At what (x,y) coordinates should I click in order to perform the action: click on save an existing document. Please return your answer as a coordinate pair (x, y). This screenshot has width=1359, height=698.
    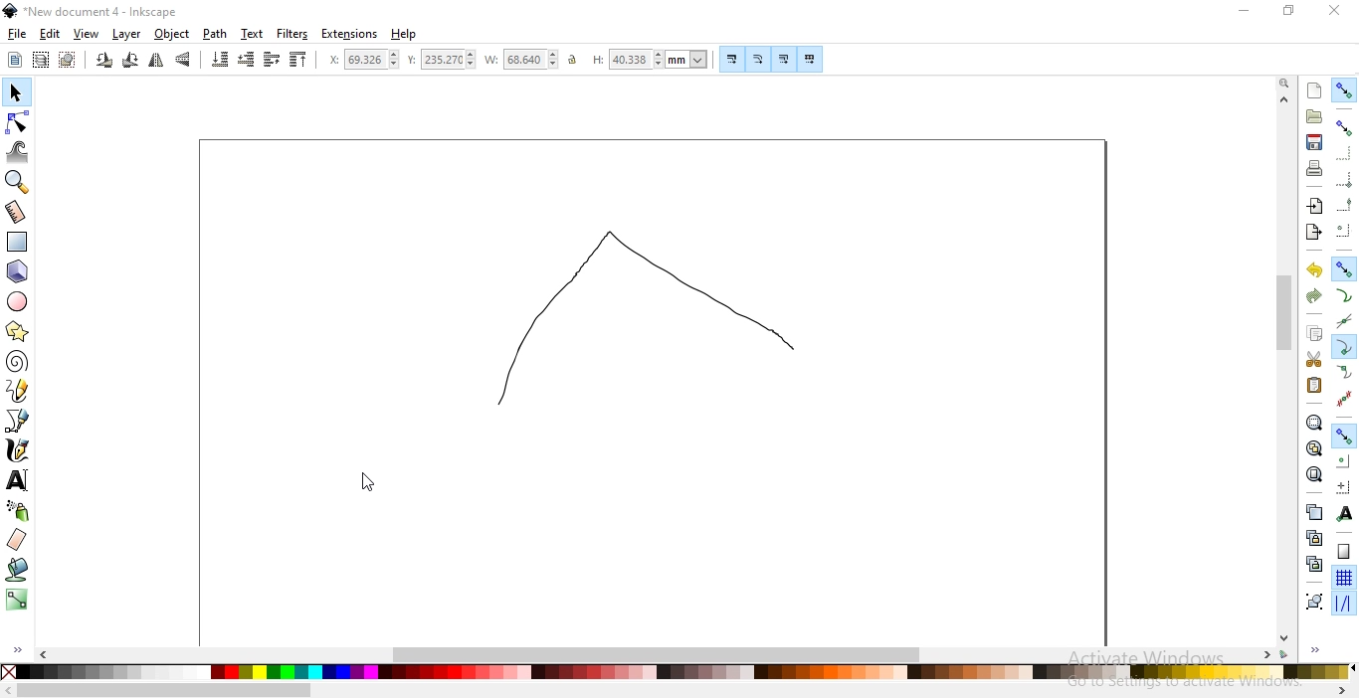
    Looking at the image, I should click on (1314, 141).